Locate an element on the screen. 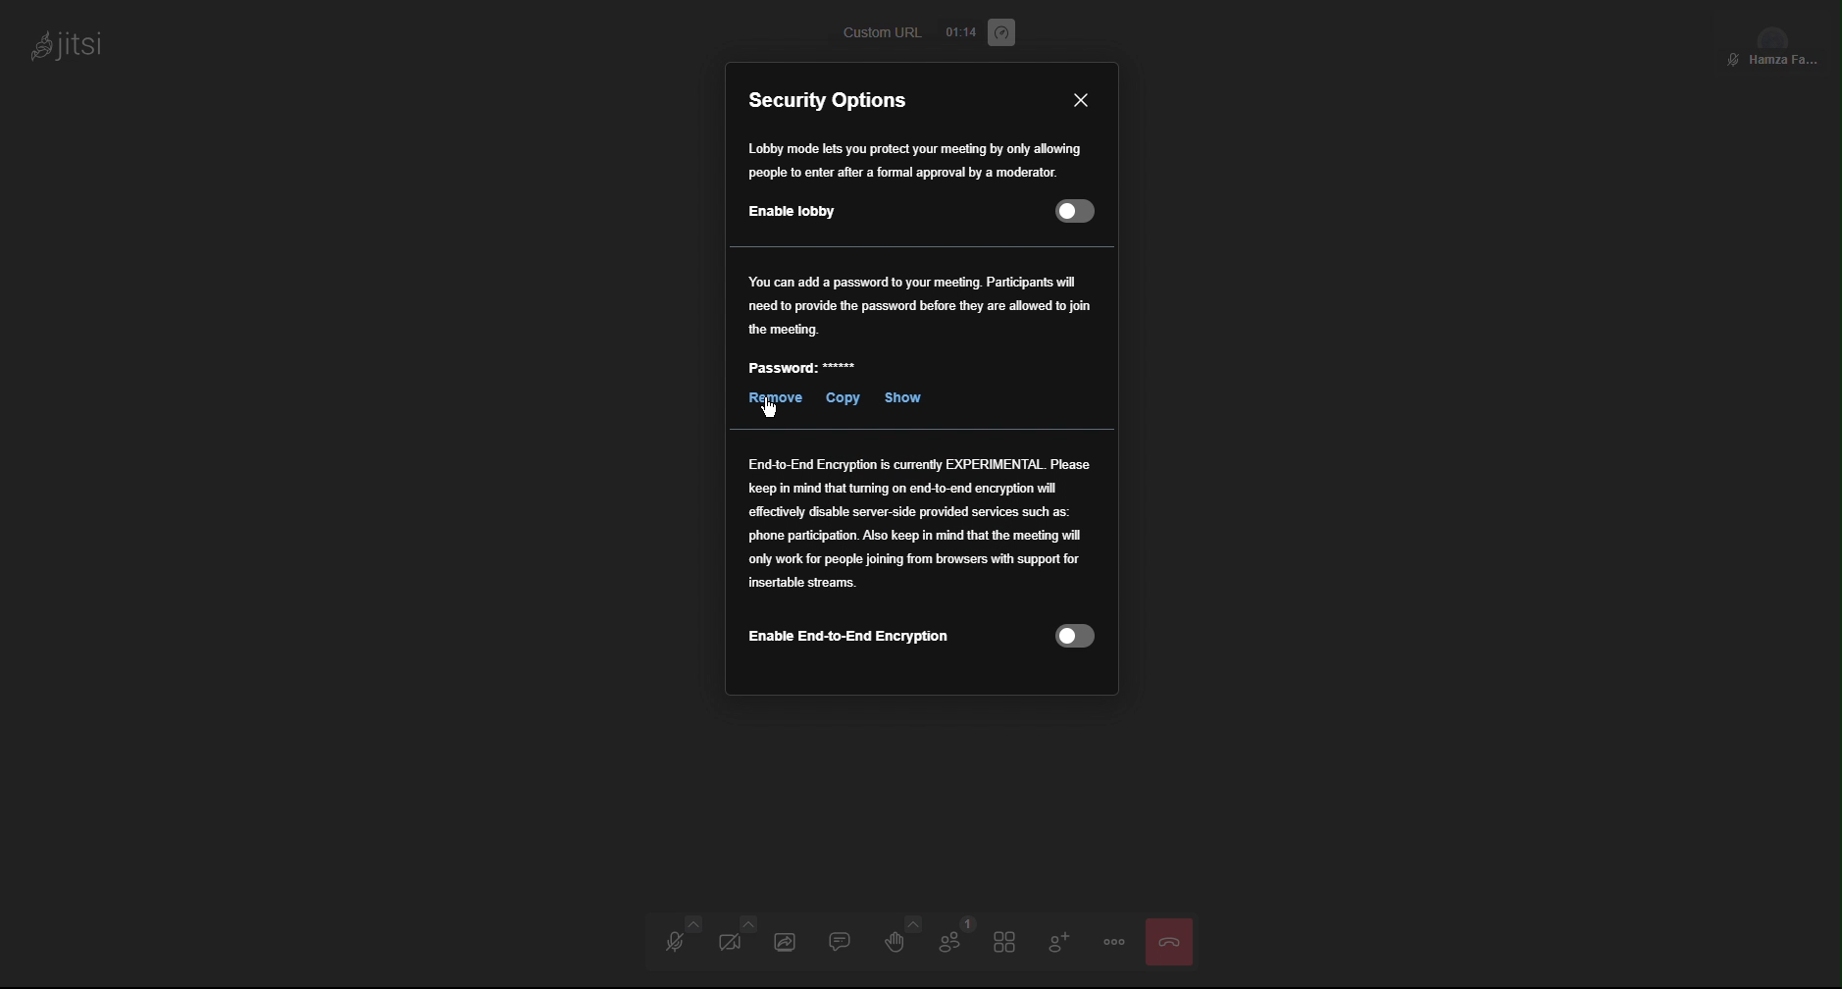 The height and width of the screenshot is (989, 1842). Enable Lobby is located at coordinates (915, 211).